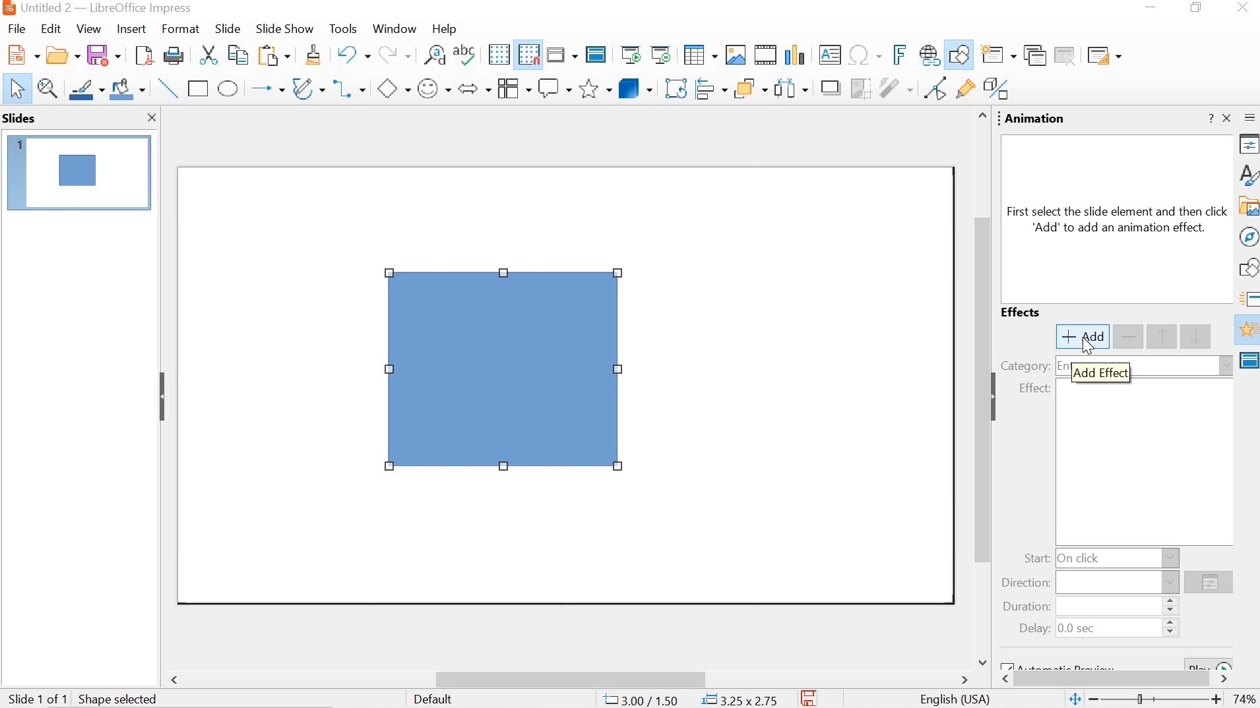  Describe the element at coordinates (211, 55) in the screenshot. I see `cut` at that location.